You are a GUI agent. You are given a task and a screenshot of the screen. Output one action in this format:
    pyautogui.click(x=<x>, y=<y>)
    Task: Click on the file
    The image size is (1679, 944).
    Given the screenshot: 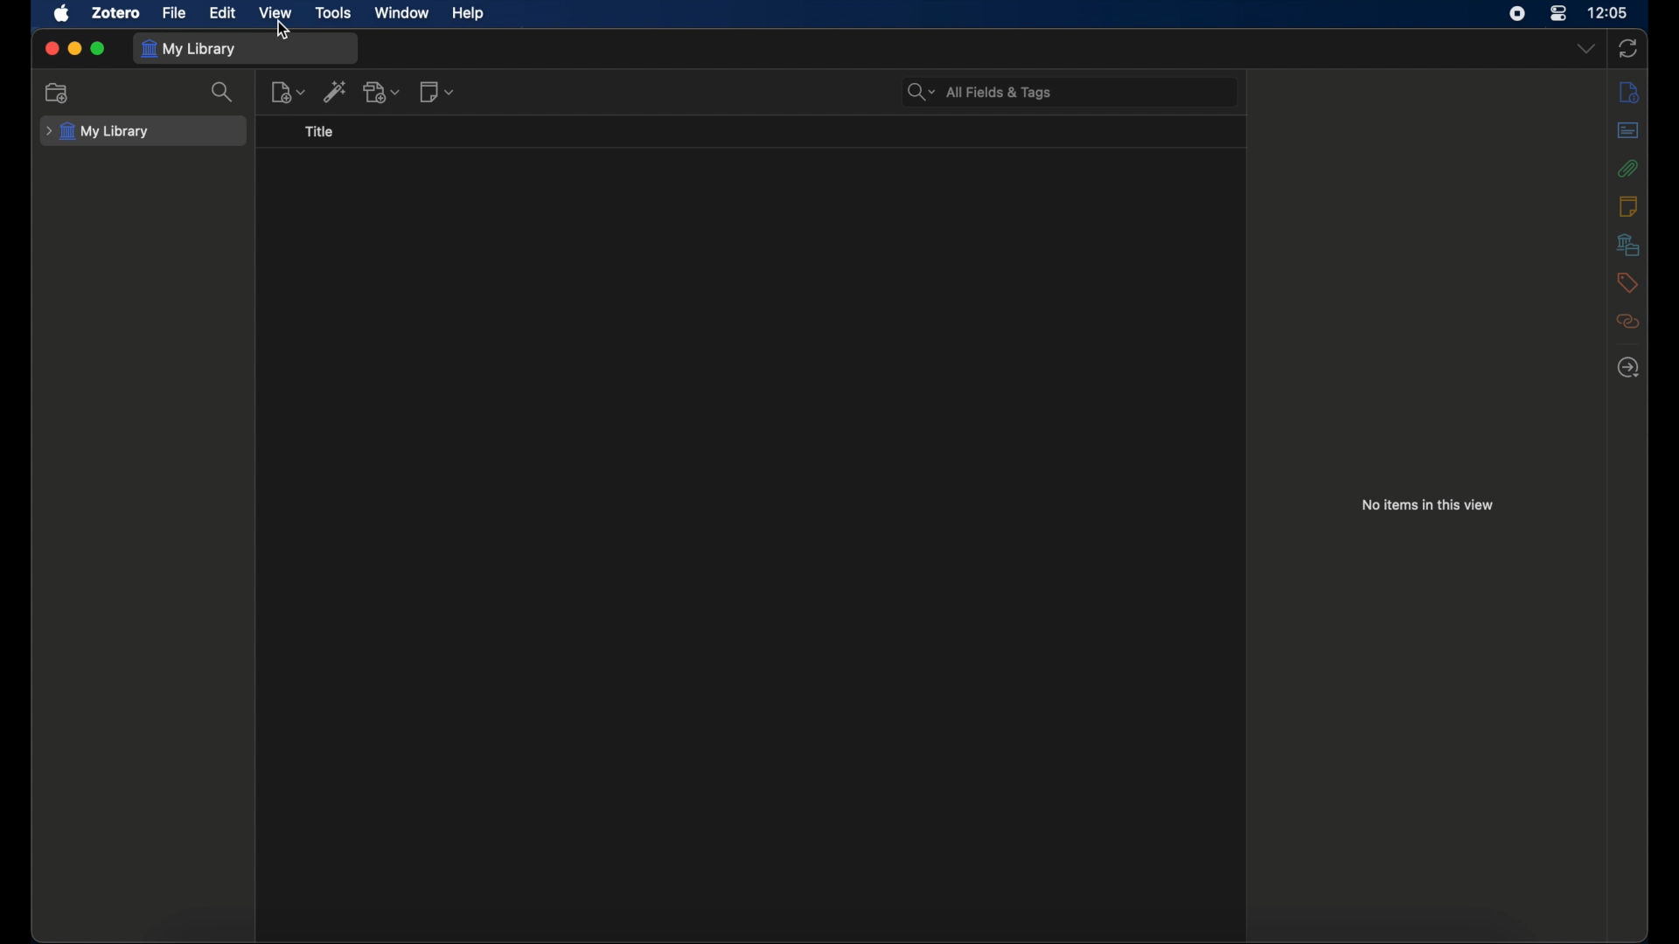 What is the action you would take?
    pyautogui.click(x=173, y=13)
    